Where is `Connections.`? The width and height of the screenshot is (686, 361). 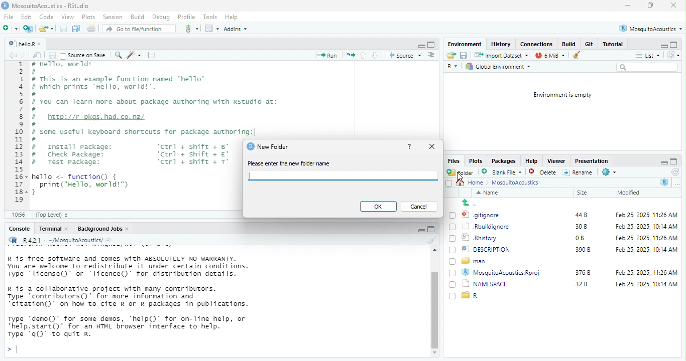
Connections. is located at coordinates (537, 44).